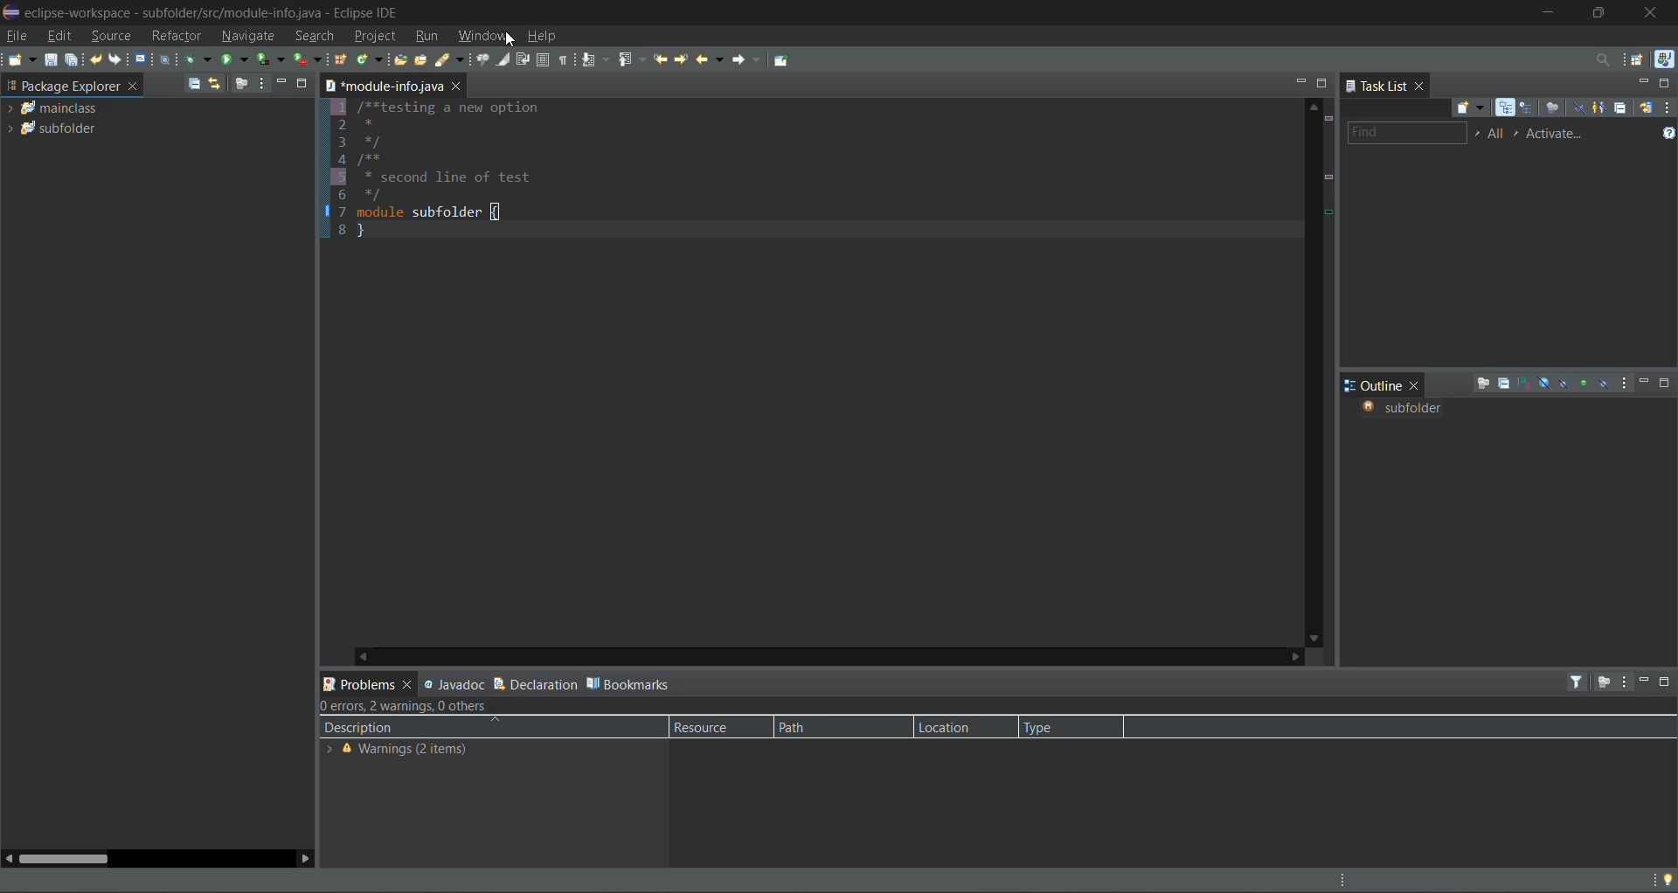  Describe the element at coordinates (378, 36) in the screenshot. I see `project` at that location.